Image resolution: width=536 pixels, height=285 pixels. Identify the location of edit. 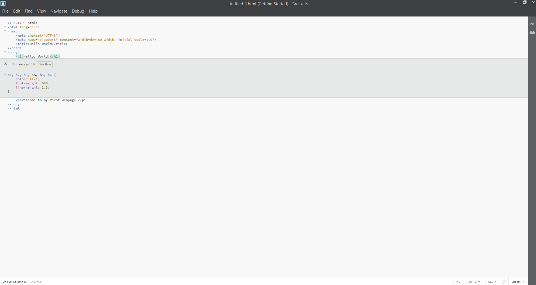
(17, 11).